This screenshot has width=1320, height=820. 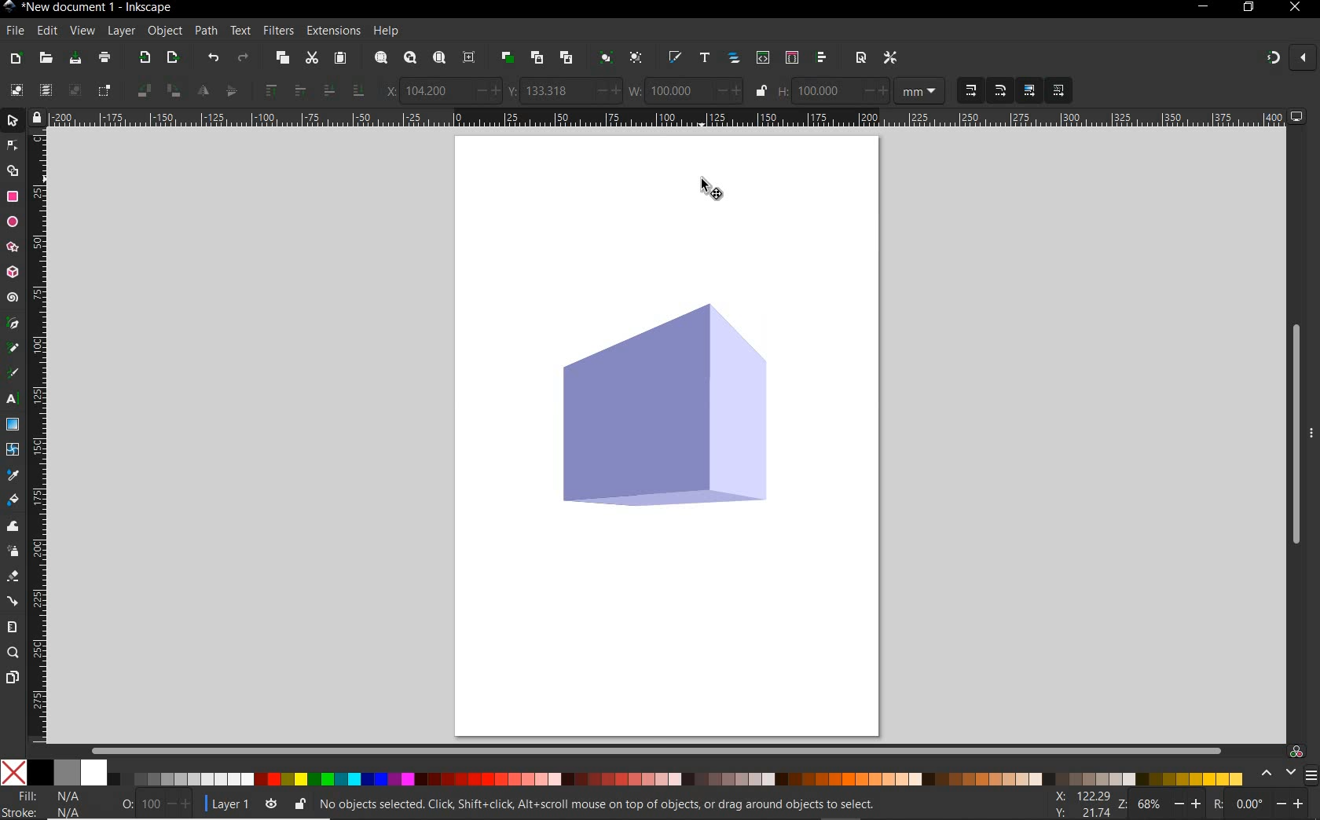 What do you see at coordinates (387, 89) in the screenshot?
I see `x` at bounding box center [387, 89].